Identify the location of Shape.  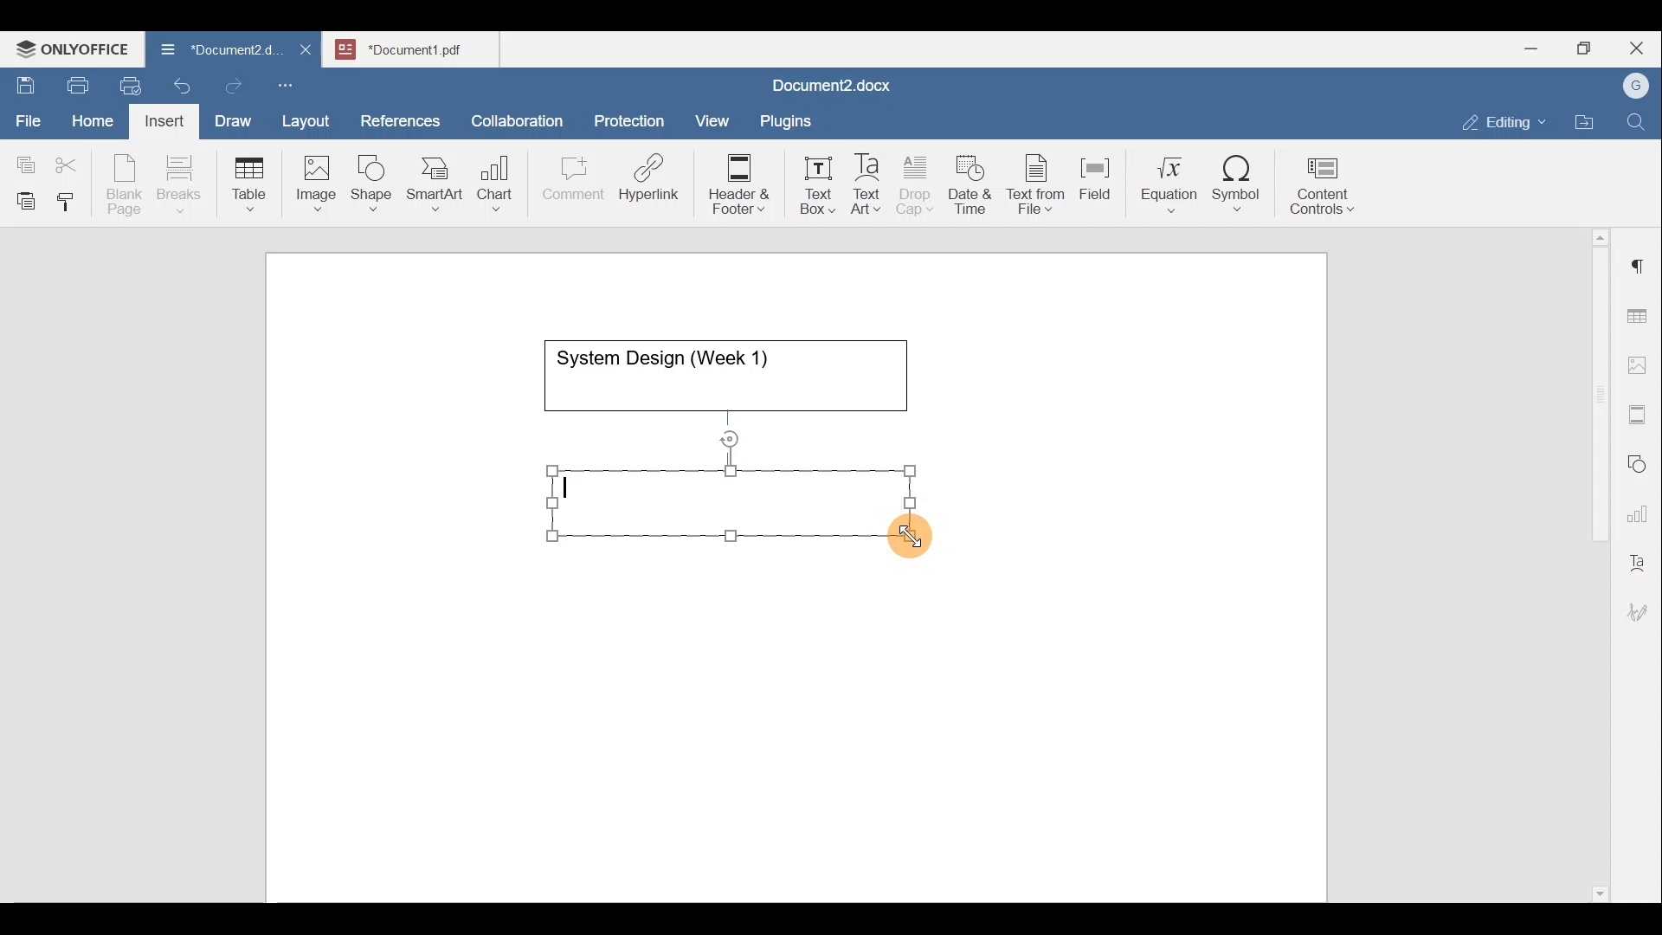
(373, 175).